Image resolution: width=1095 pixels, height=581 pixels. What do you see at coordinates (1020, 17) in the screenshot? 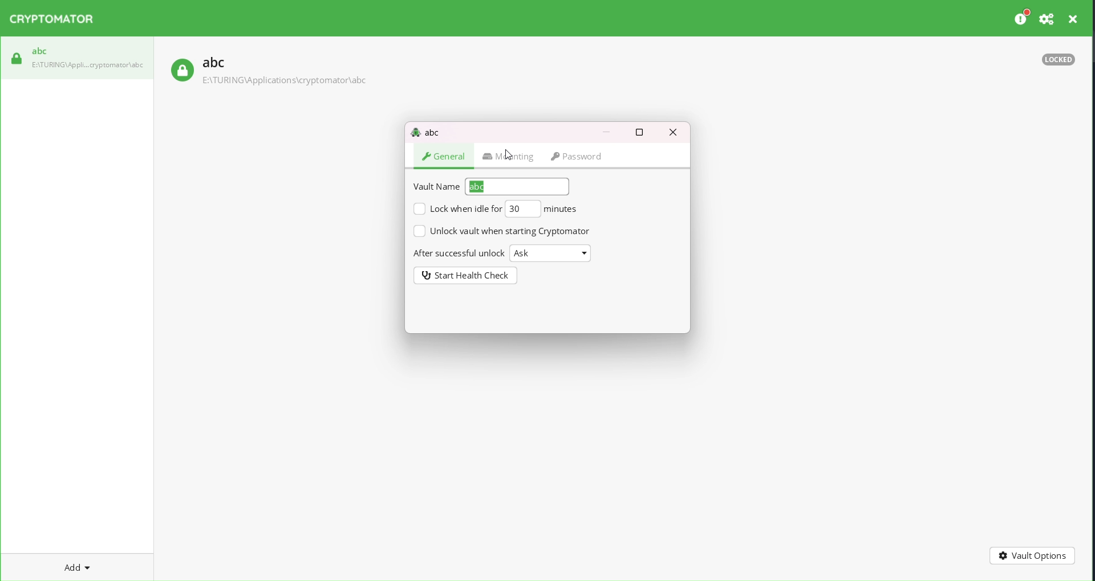
I see `preferences` at bounding box center [1020, 17].